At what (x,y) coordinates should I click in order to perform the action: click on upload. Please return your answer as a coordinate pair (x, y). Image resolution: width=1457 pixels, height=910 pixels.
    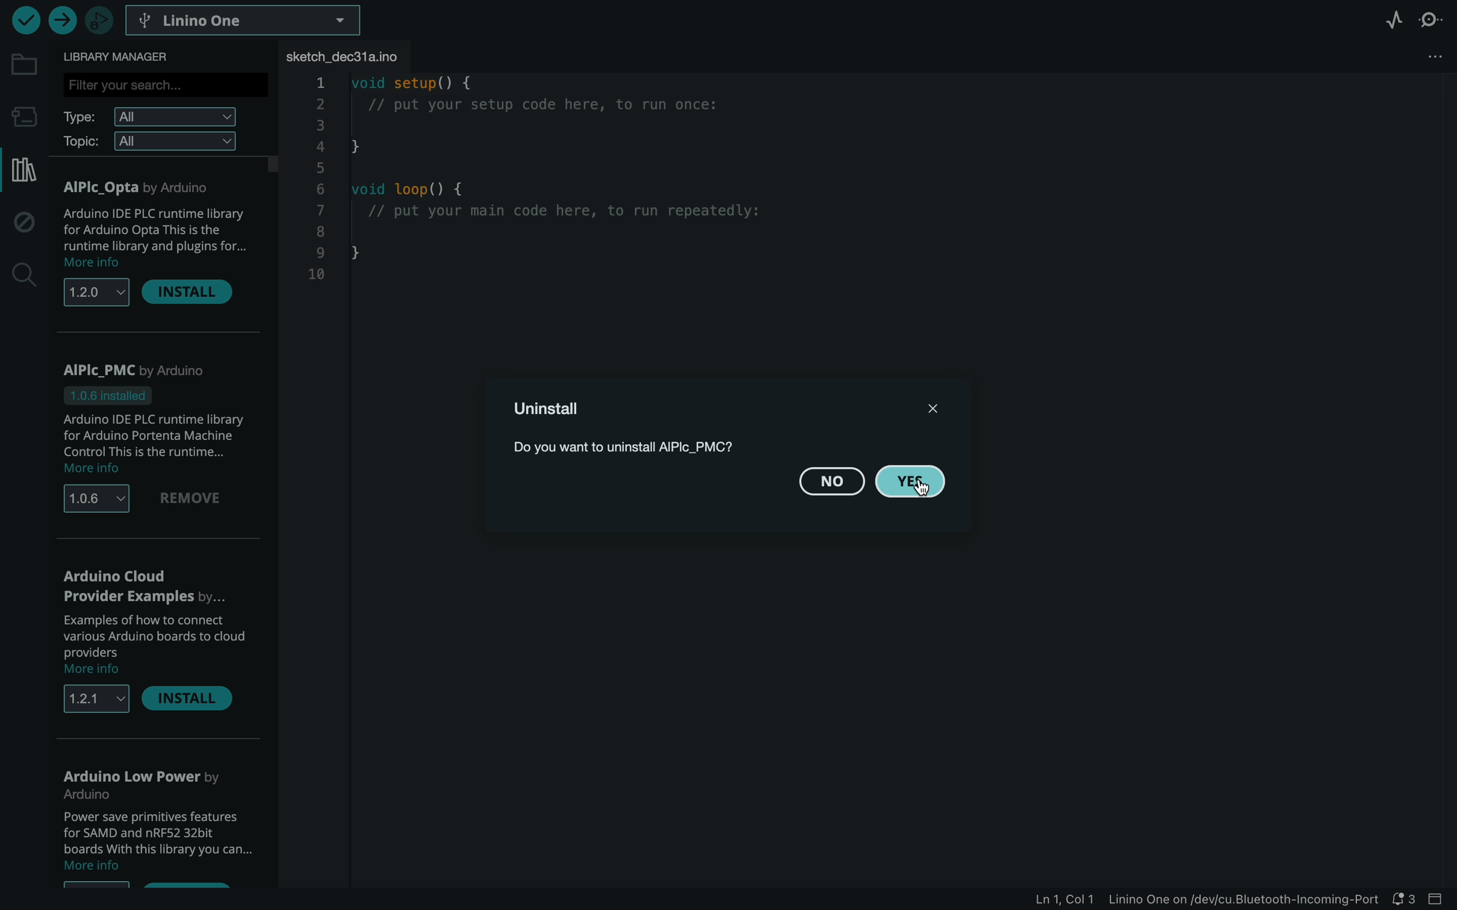
    Looking at the image, I should click on (63, 20).